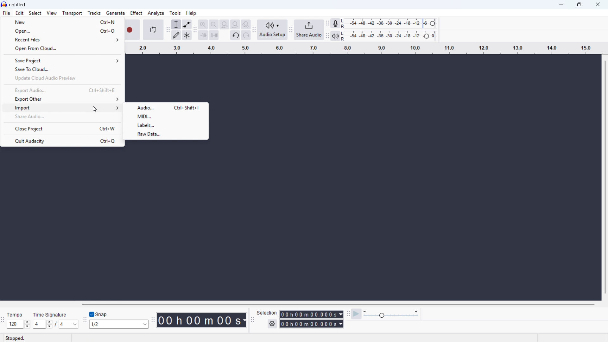 The width and height of the screenshot is (608, 342). I want to click on Set time signature , so click(56, 324).